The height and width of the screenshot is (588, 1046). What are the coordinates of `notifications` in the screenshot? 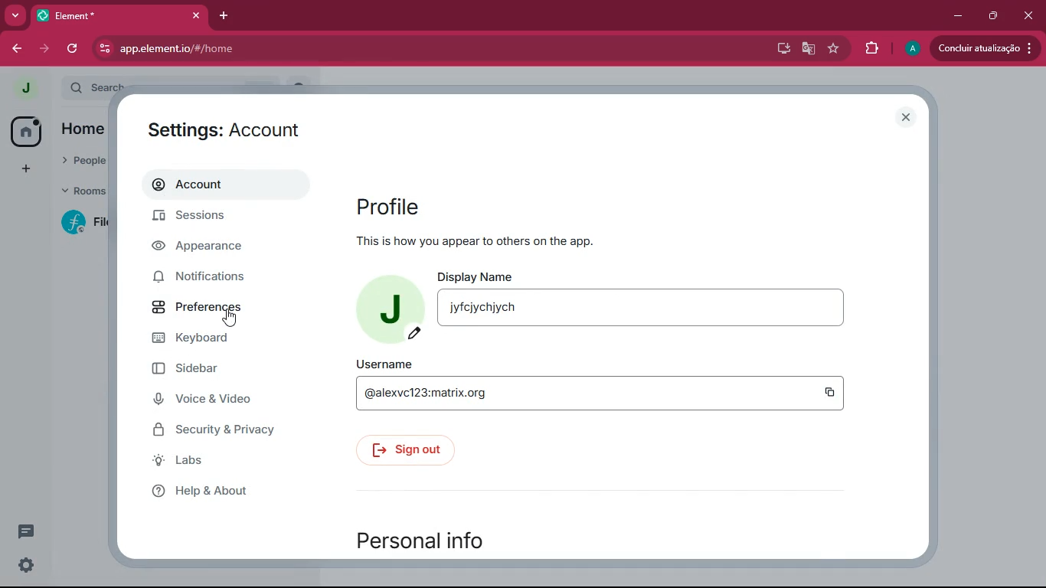 It's located at (208, 279).